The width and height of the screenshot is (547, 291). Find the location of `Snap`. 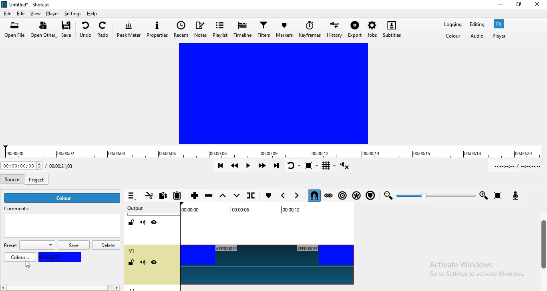

Snap is located at coordinates (313, 195).